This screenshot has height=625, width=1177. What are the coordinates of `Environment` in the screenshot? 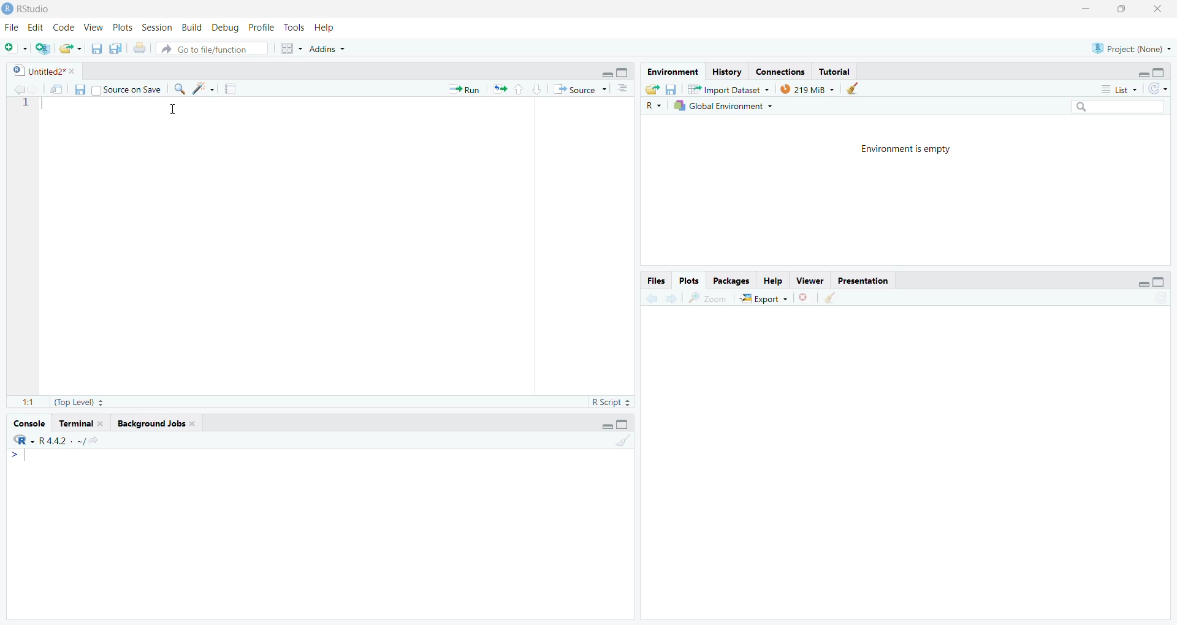 It's located at (673, 72).